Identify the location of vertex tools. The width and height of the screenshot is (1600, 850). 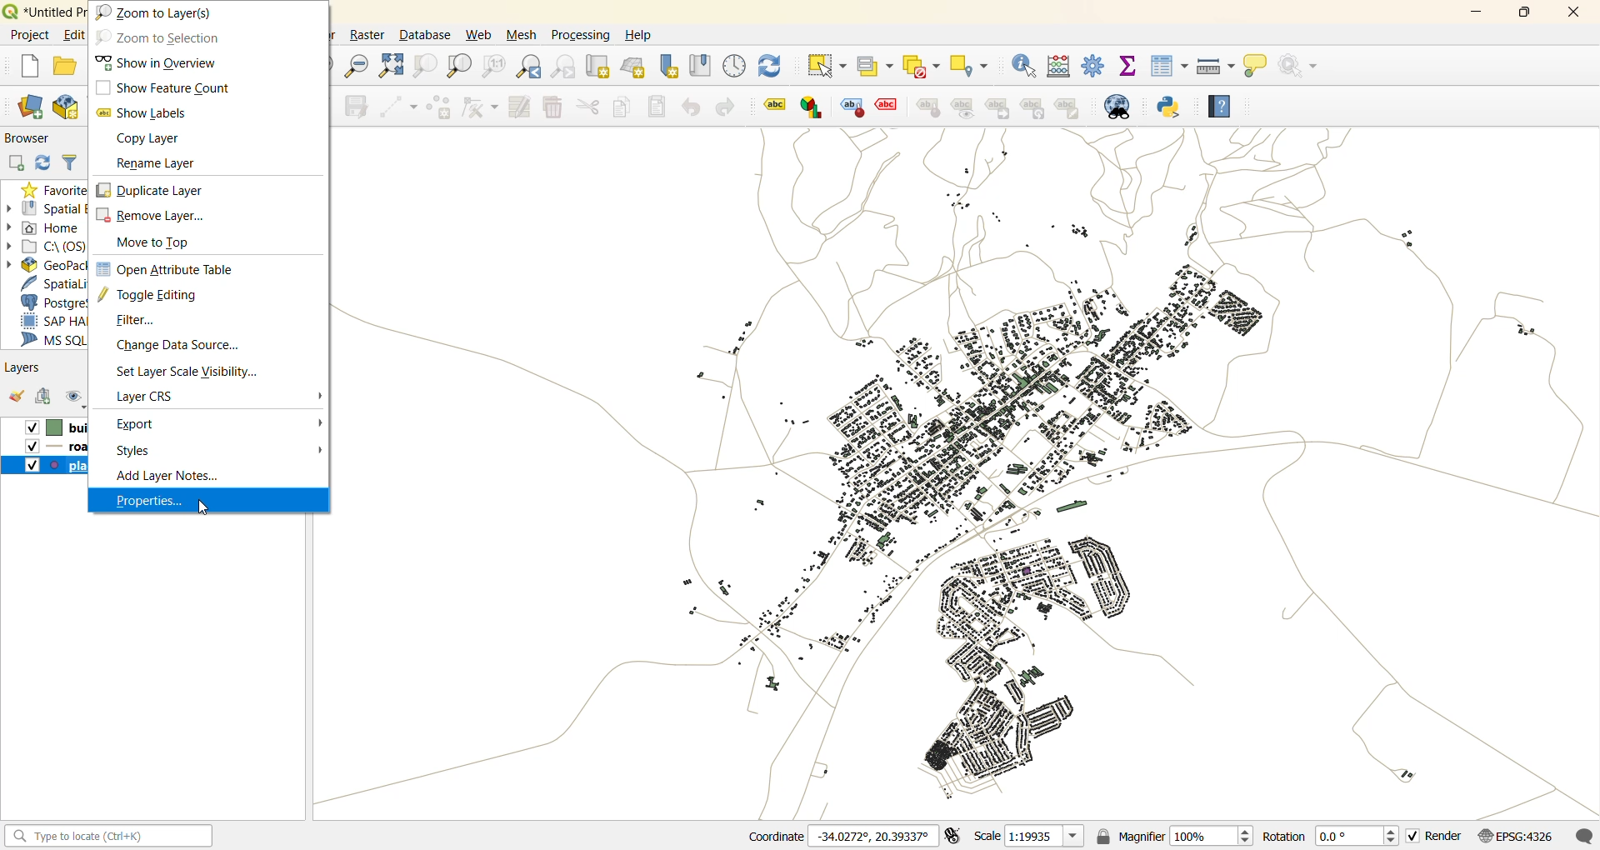
(481, 110).